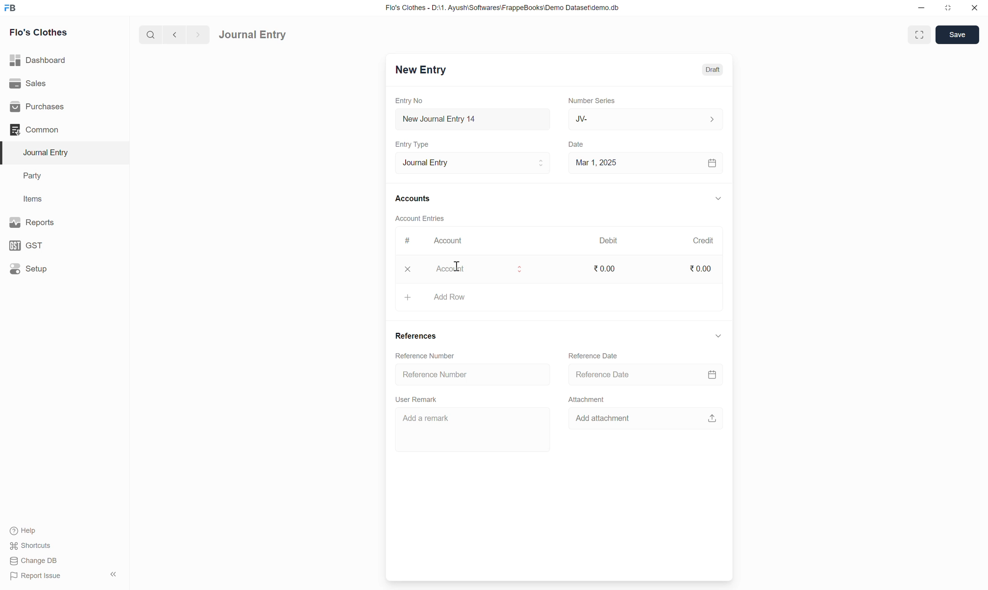  Describe the element at coordinates (411, 101) in the screenshot. I see `Entry No` at that location.